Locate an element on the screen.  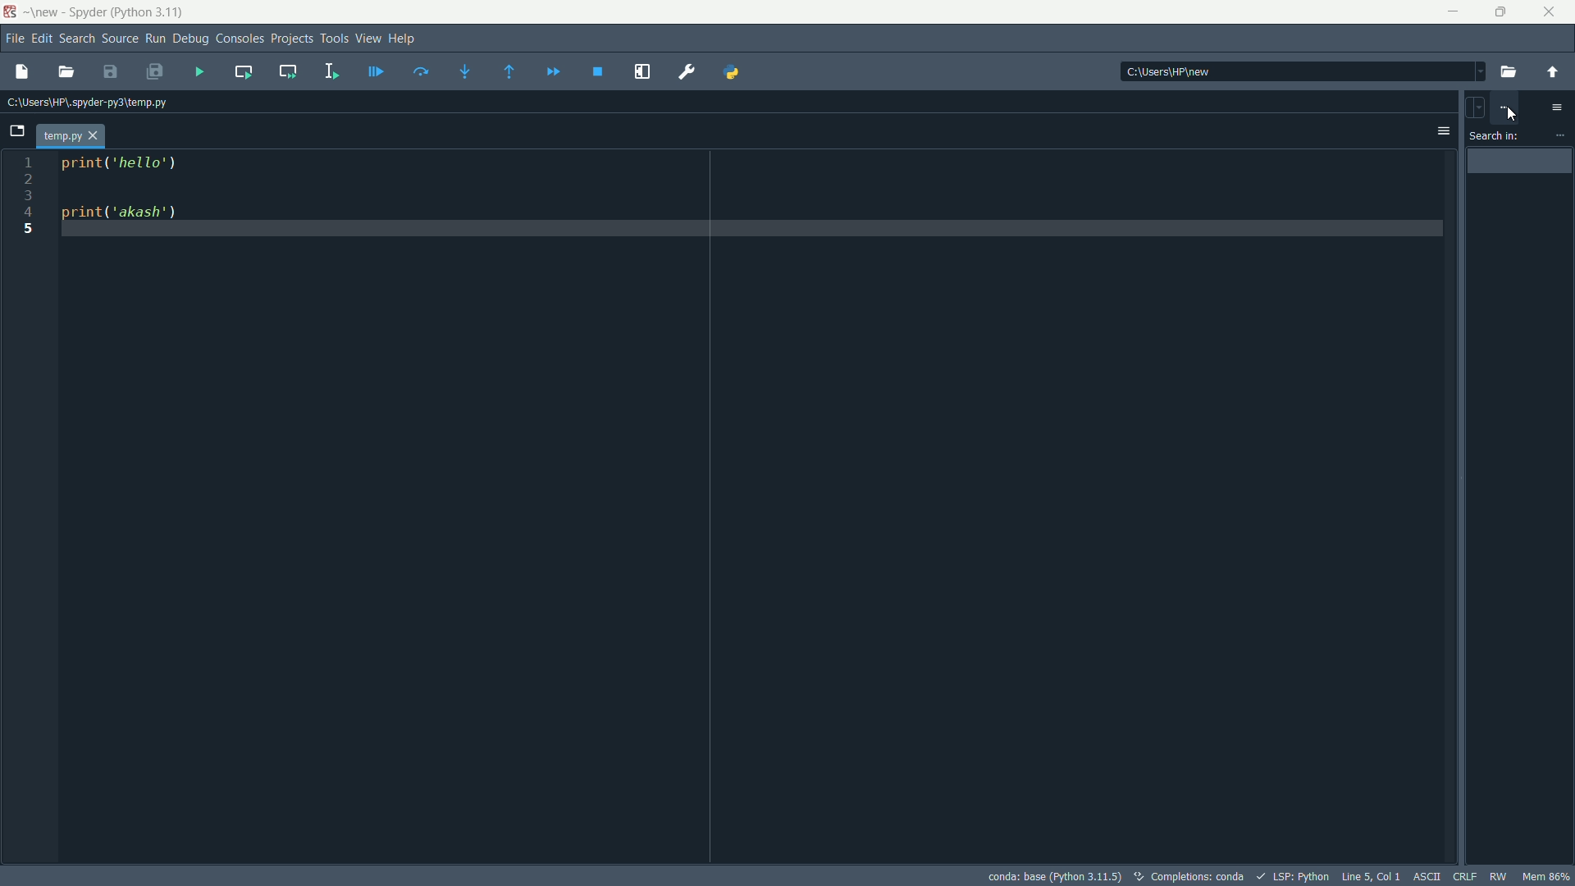
C:\Users\HP\Spyder-py3temp.py is located at coordinates (88, 101).